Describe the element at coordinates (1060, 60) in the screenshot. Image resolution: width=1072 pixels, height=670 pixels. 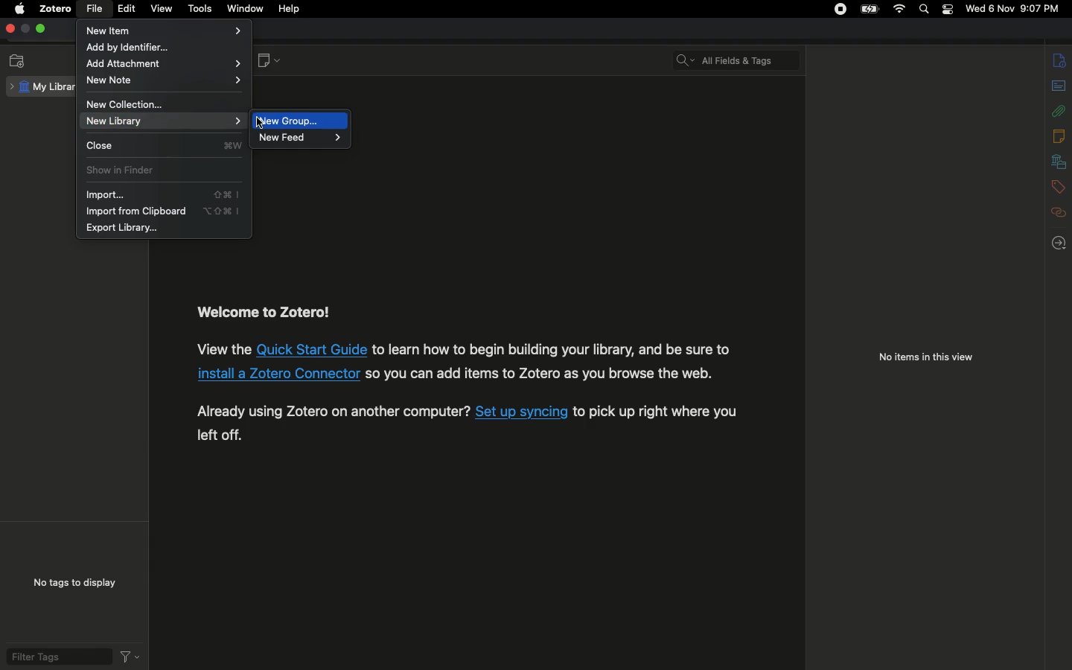
I see `Info` at that location.